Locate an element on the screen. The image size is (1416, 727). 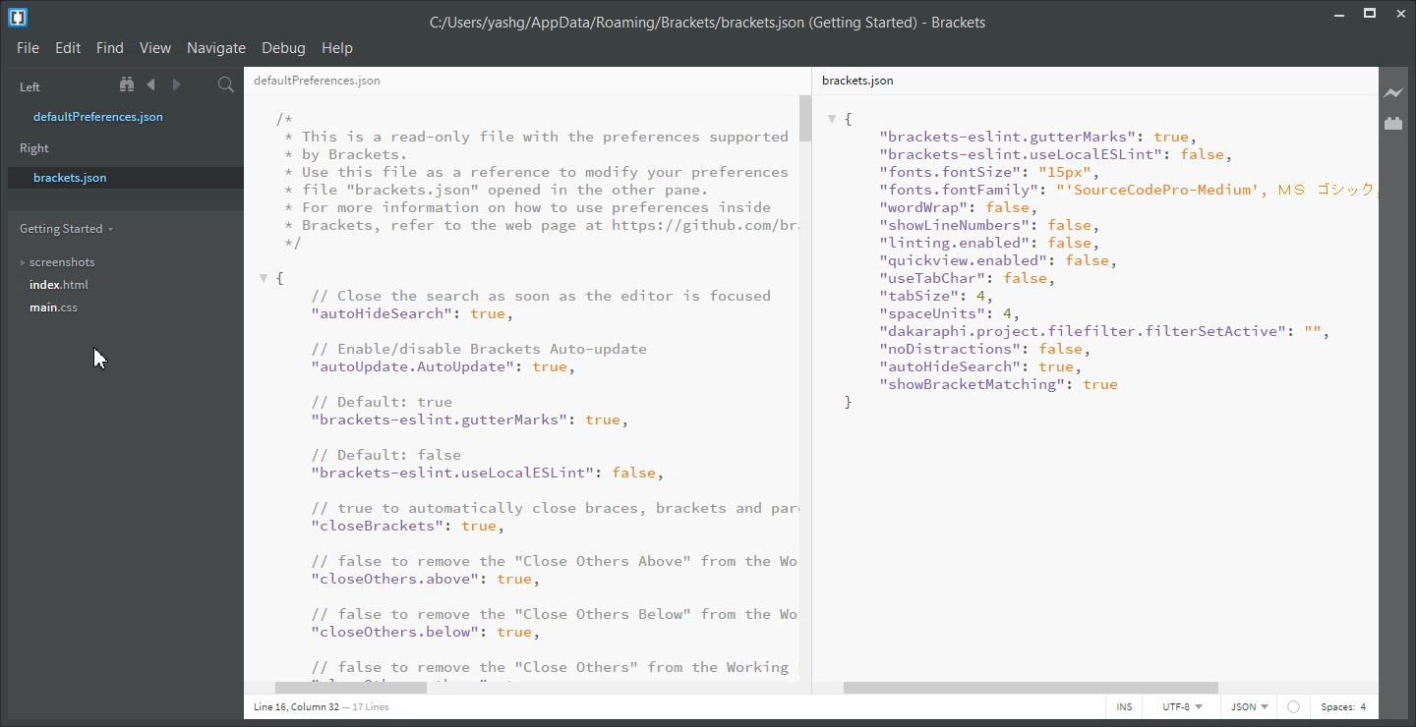
/*

* This is a read-only file with the preferences supported
* by Brackets.

* Use this file as a reference to modify your preferences
* file "brackets.json" opened in the other pane.

* For more information on how to use preferences inside

* Brackets, refer to the web page at https://github.com/br
*/ is located at coordinates (537, 181).